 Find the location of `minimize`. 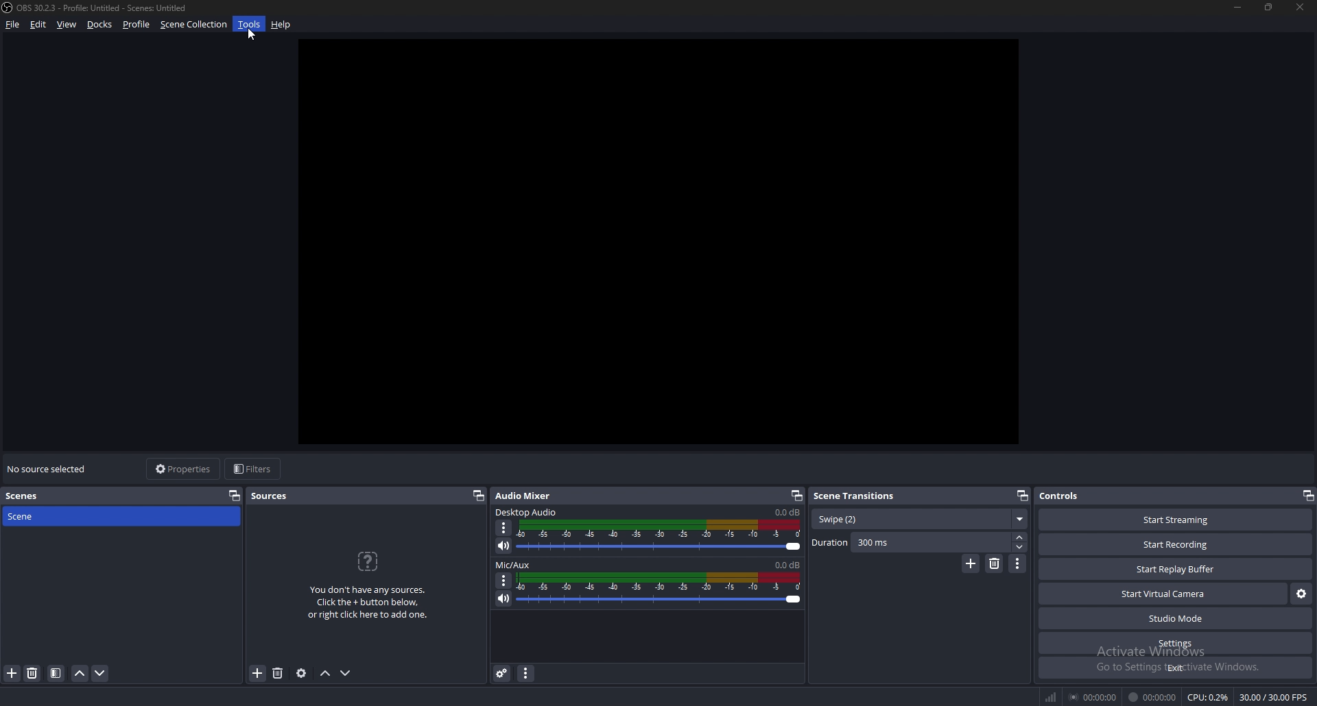

minimize is located at coordinates (1237, 7).